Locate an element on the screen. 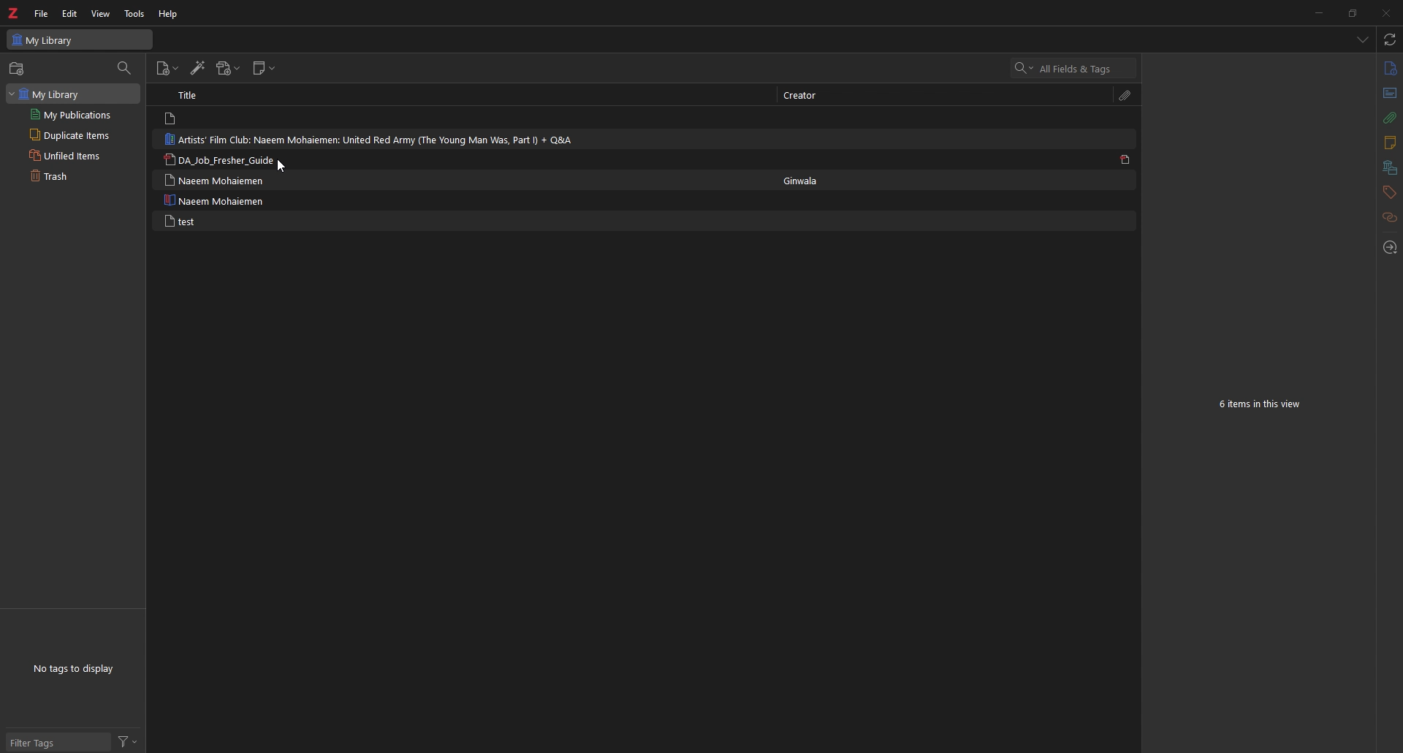  view is located at coordinates (102, 14).